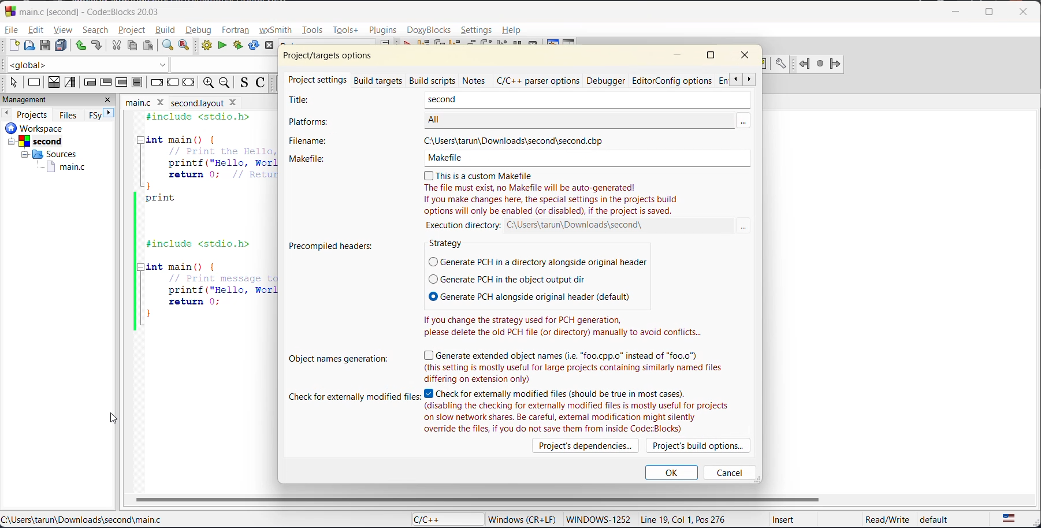 The width and height of the screenshot is (1041, 528). What do you see at coordinates (109, 81) in the screenshot?
I see `exit condition loop` at bounding box center [109, 81].